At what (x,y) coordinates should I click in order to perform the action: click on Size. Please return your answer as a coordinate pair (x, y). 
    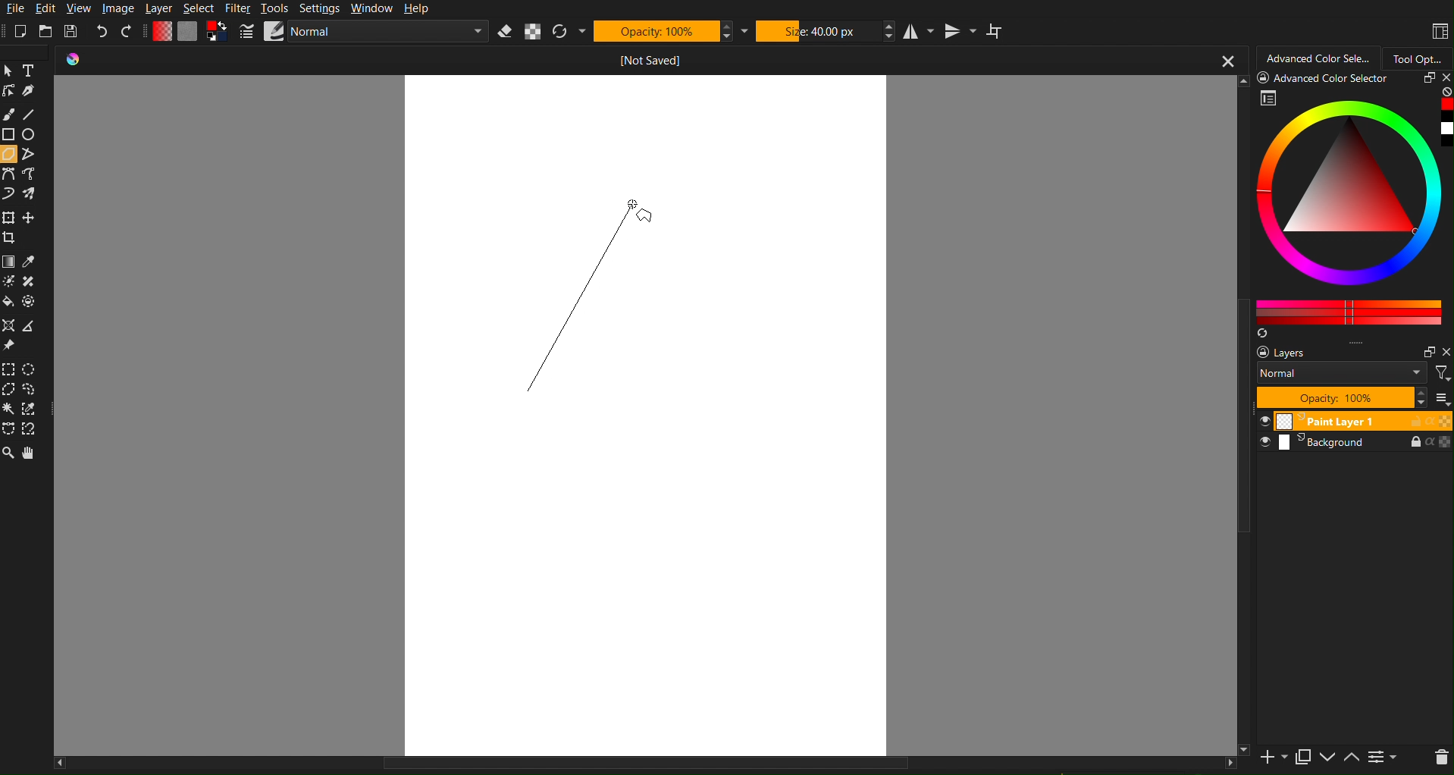
    Looking at the image, I should click on (818, 30).